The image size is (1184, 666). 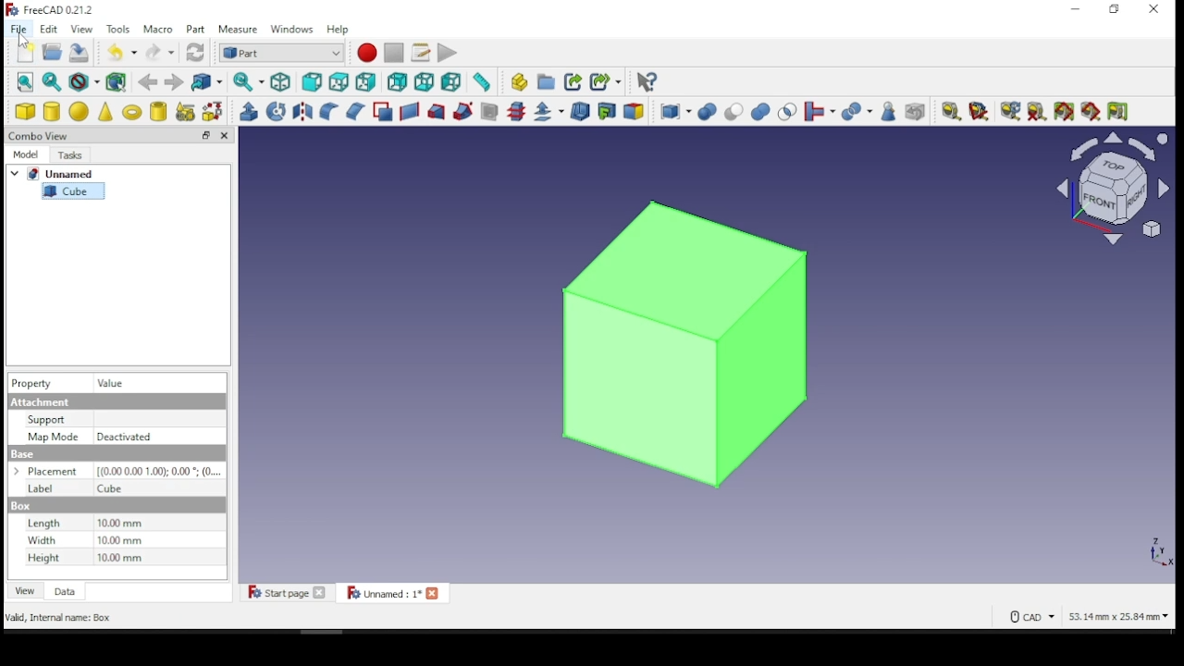 I want to click on check geometry, so click(x=890, y=112).